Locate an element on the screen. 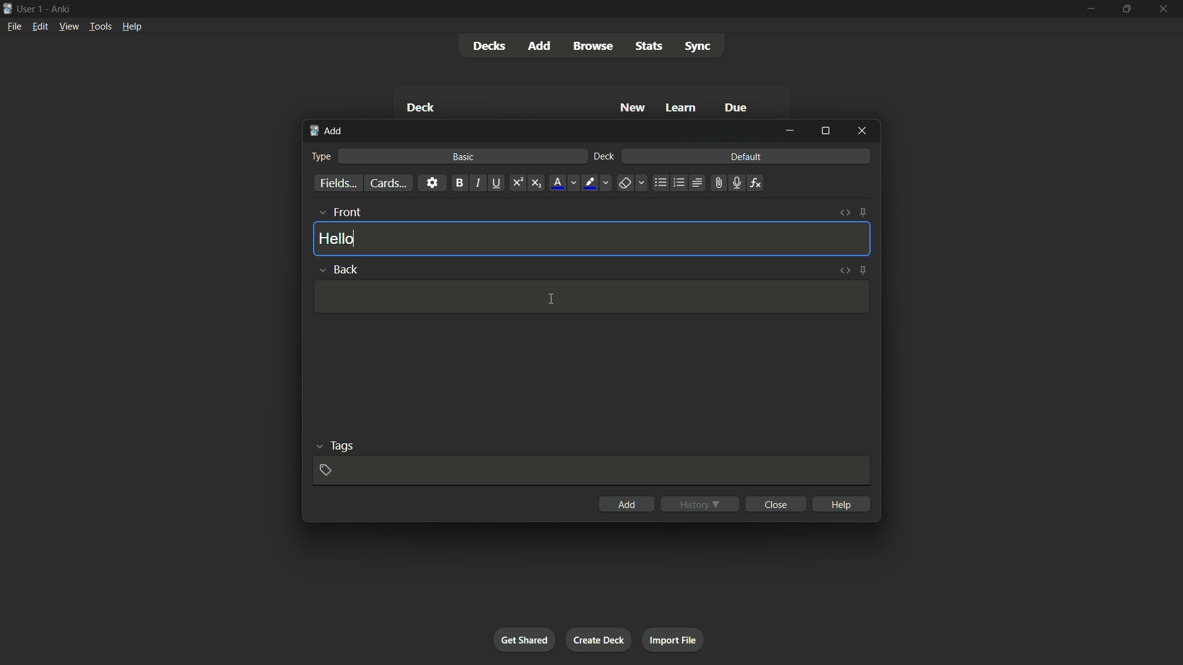 The width and height of the screenshot is (1183, 665). browse is located at coordinates (592, 46).